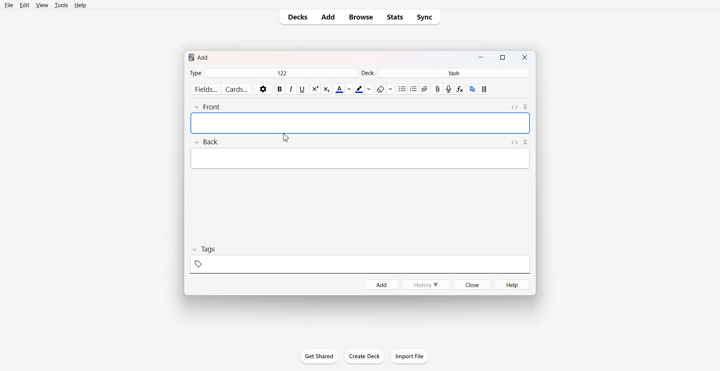 This screenshot has height=371, width=720. Describe the element at coordinates (410, 356) in the screenshot. I see `Import File` at that location.